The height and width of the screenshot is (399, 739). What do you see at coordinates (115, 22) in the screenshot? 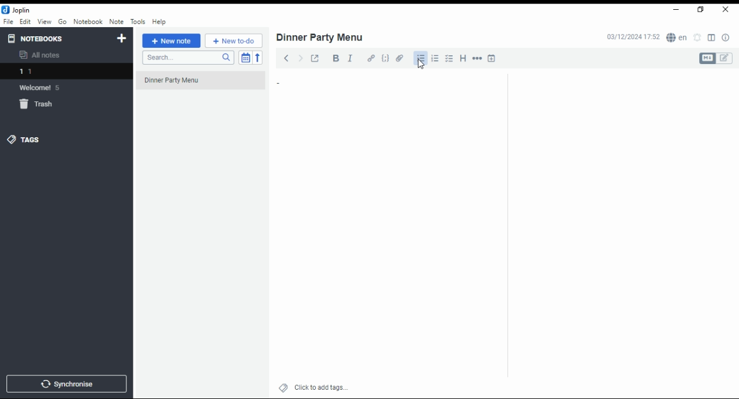
I see `note` at bounding box center [115, 22].